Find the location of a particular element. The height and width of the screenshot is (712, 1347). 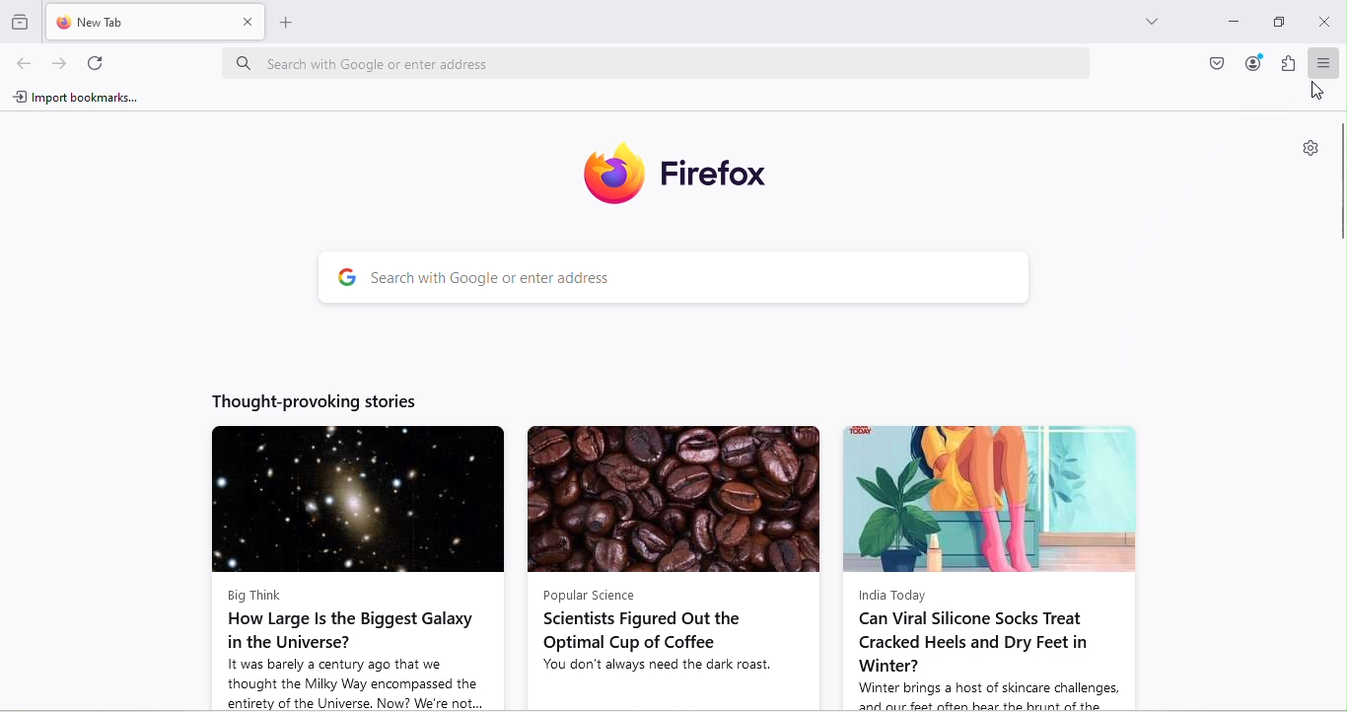

Search bar is located at coordinates (661, 64).